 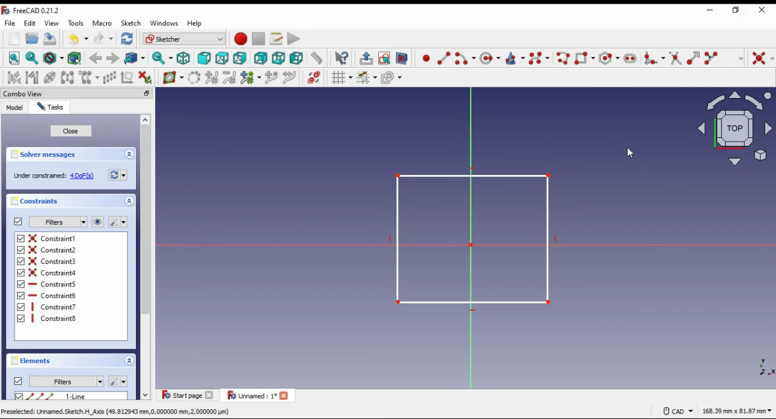 I want to click on refresh, so click(x=118, y=174).